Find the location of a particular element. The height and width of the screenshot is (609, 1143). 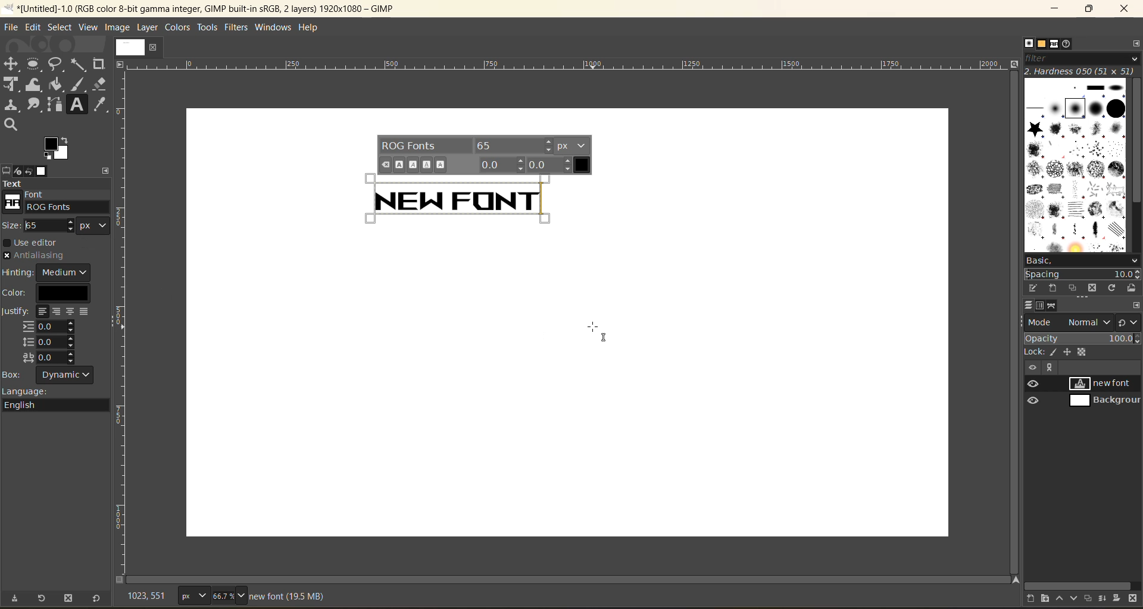

paths is located at coordinates (1052, 305).